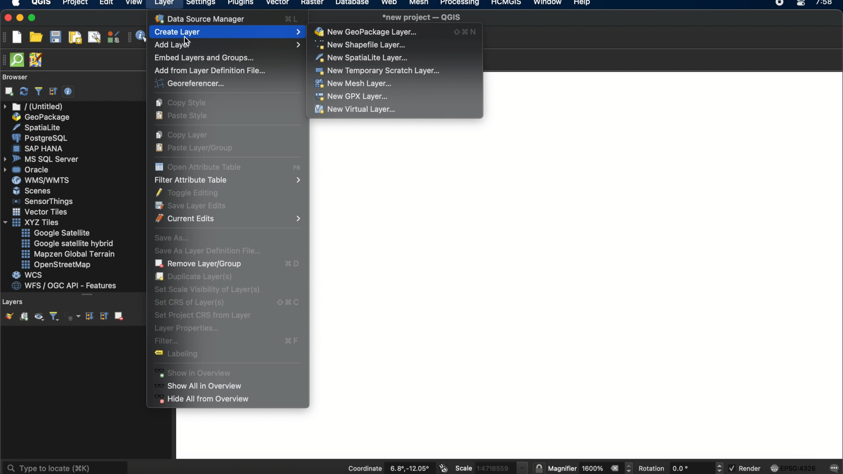 Image resolution: width=843 pixels, height=474 pixels. I want to click on open attribute table, so click(228, 166).